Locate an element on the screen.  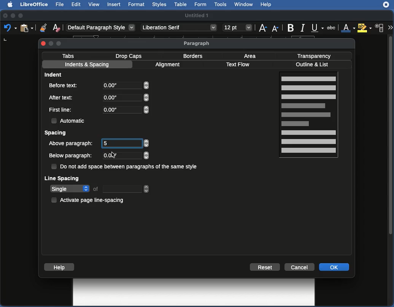
More is located at coordinates (390, 27).